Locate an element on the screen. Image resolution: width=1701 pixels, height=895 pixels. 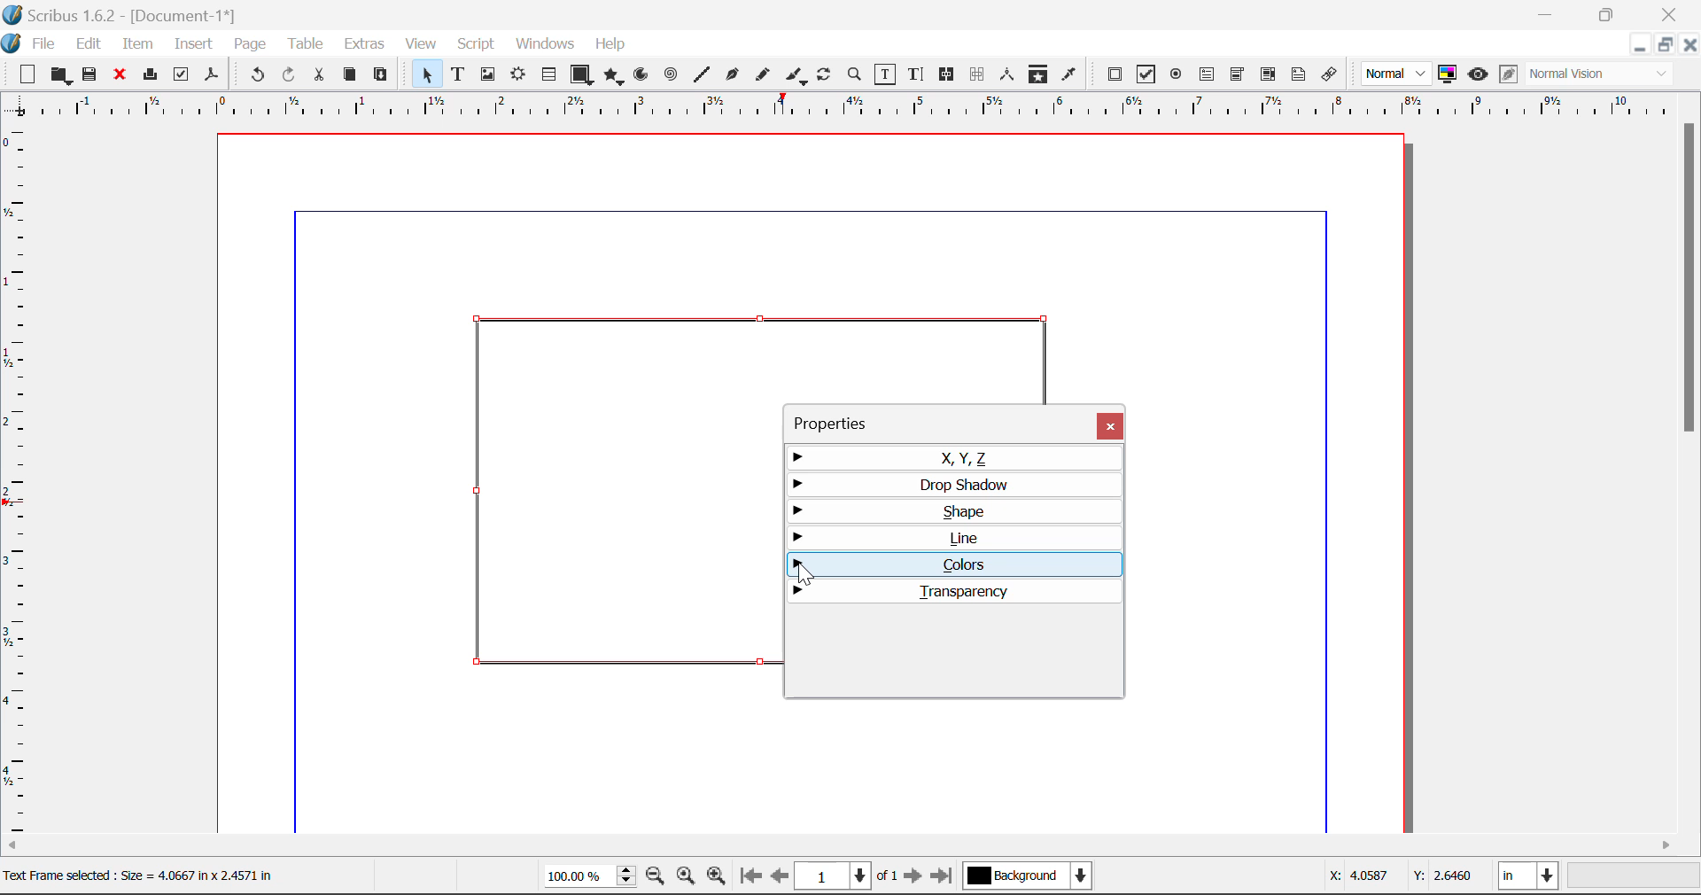
Zoom Out is located at coordinates (657, 878).